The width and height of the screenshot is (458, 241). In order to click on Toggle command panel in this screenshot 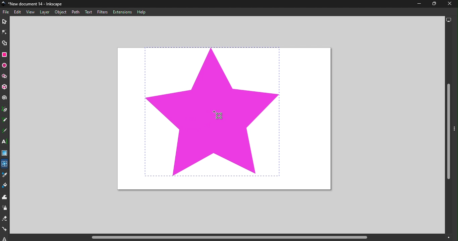, I will do `click(455, 133)`.